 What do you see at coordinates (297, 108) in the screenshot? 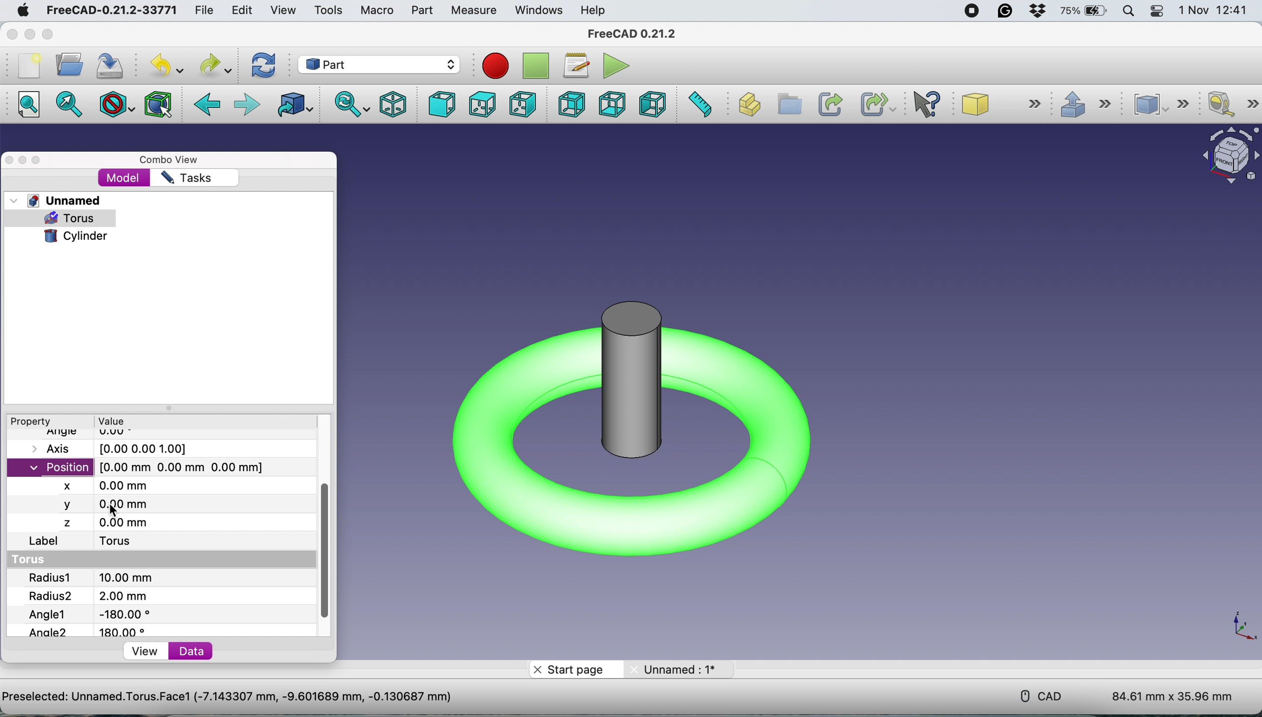
I see `go to linked object` at bounding box center [297, 108].